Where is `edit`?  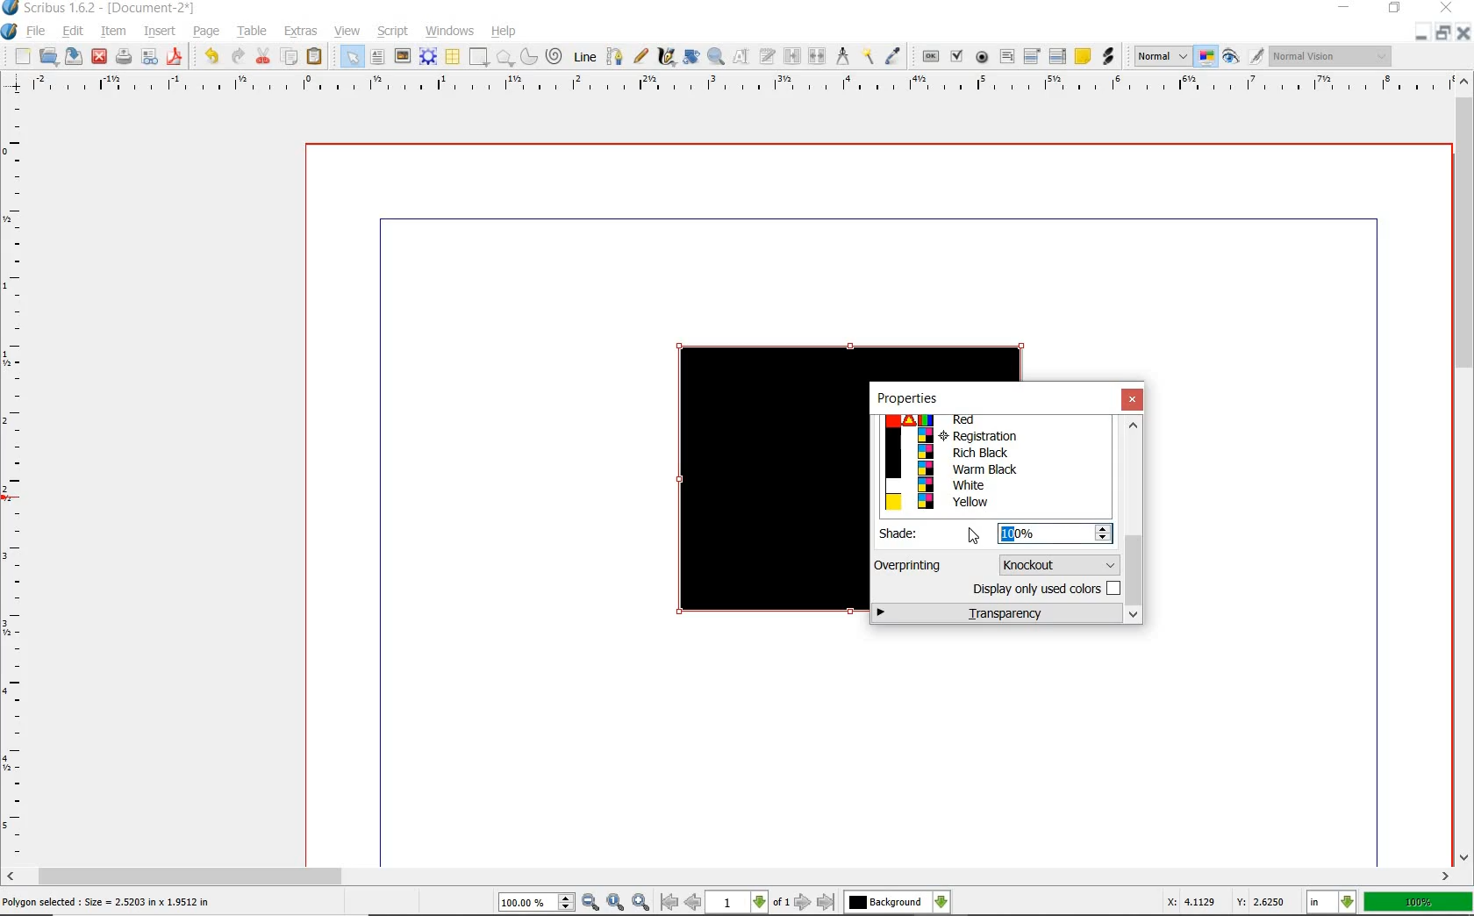 edit is located at coordinates (73, 32).